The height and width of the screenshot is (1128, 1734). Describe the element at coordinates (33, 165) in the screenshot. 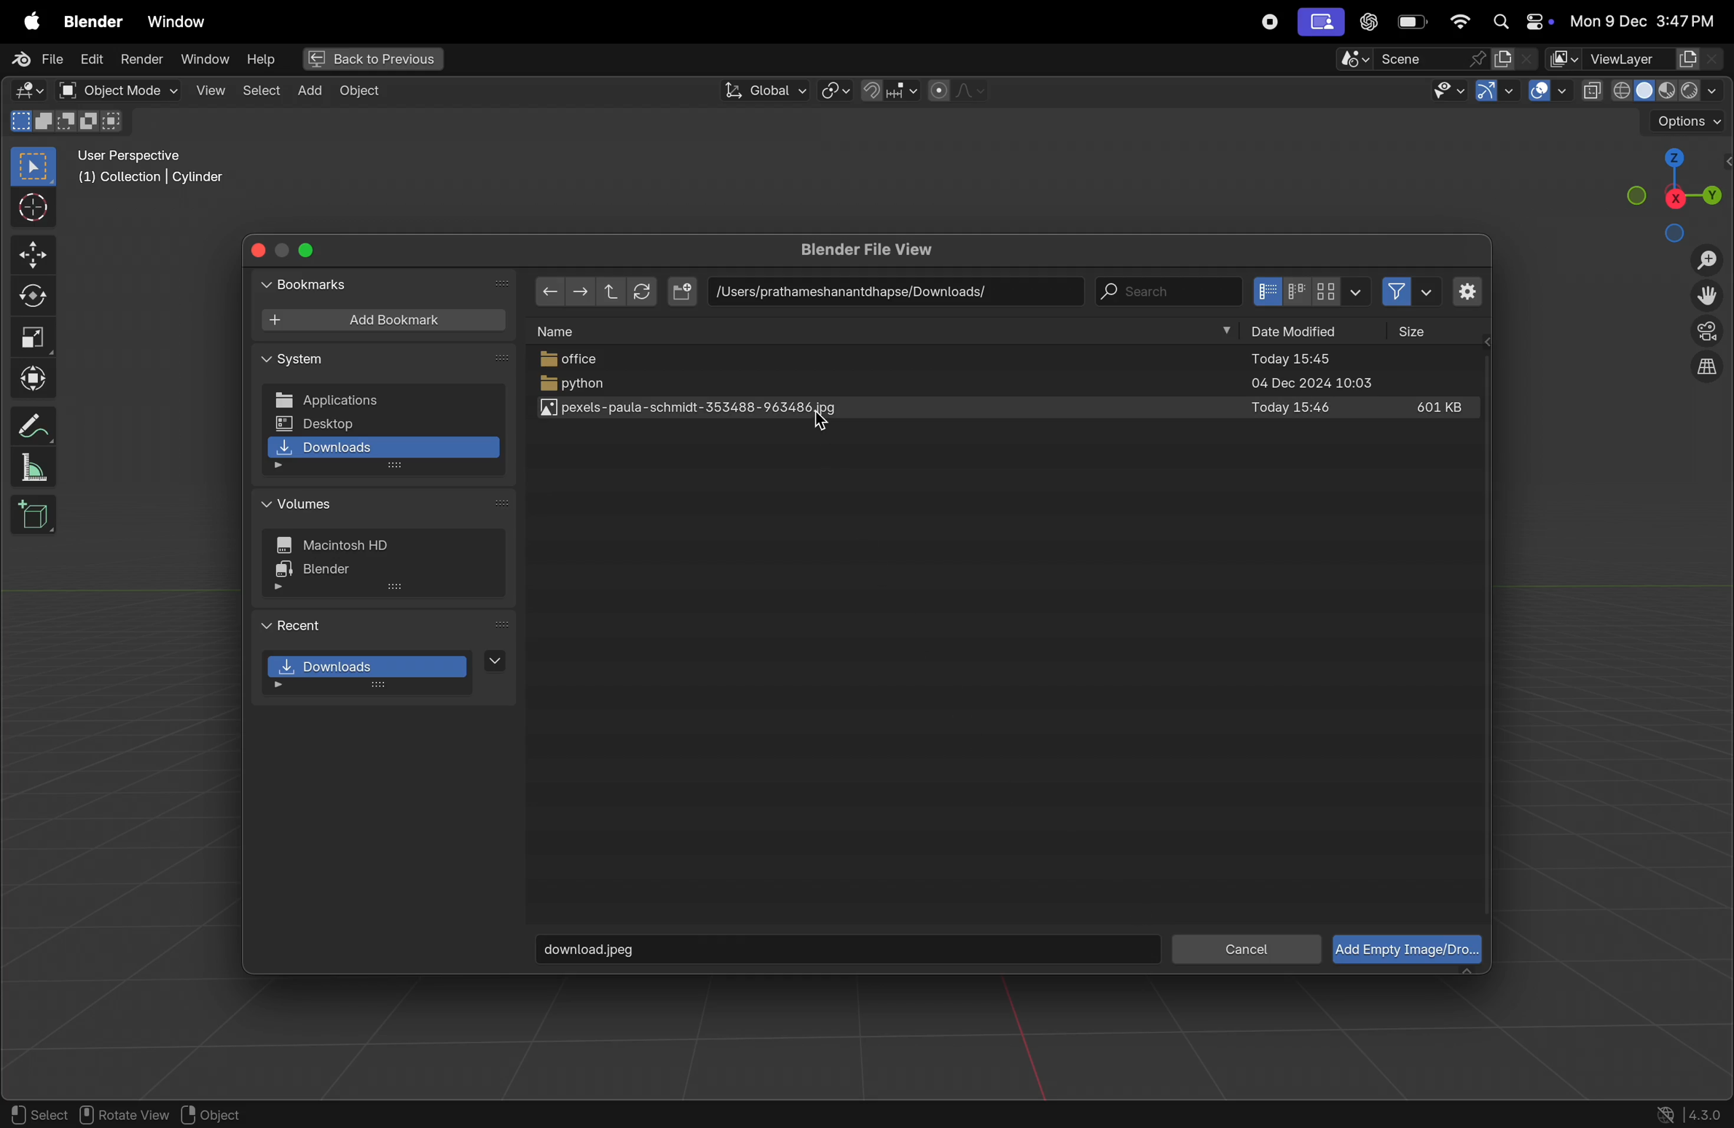

I see `select point` at that location.